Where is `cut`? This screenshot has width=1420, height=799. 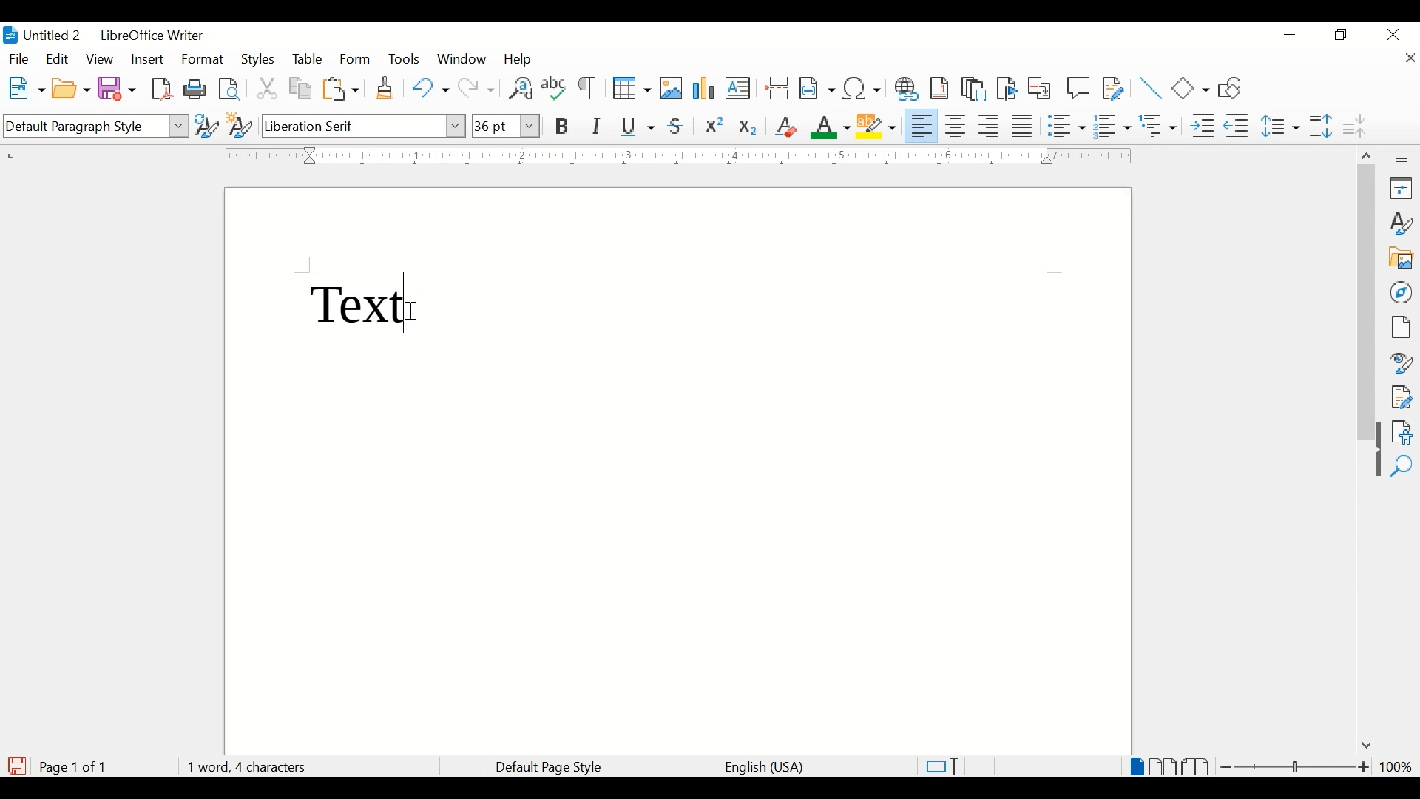 cut is located at coordinates (268, 88).